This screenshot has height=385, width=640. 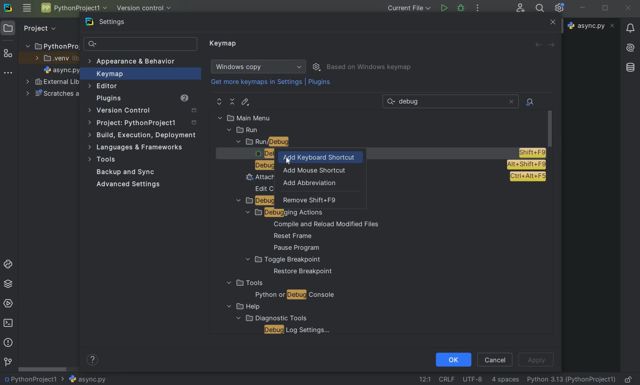 I want to click on indent, so click(x=505, y=380).